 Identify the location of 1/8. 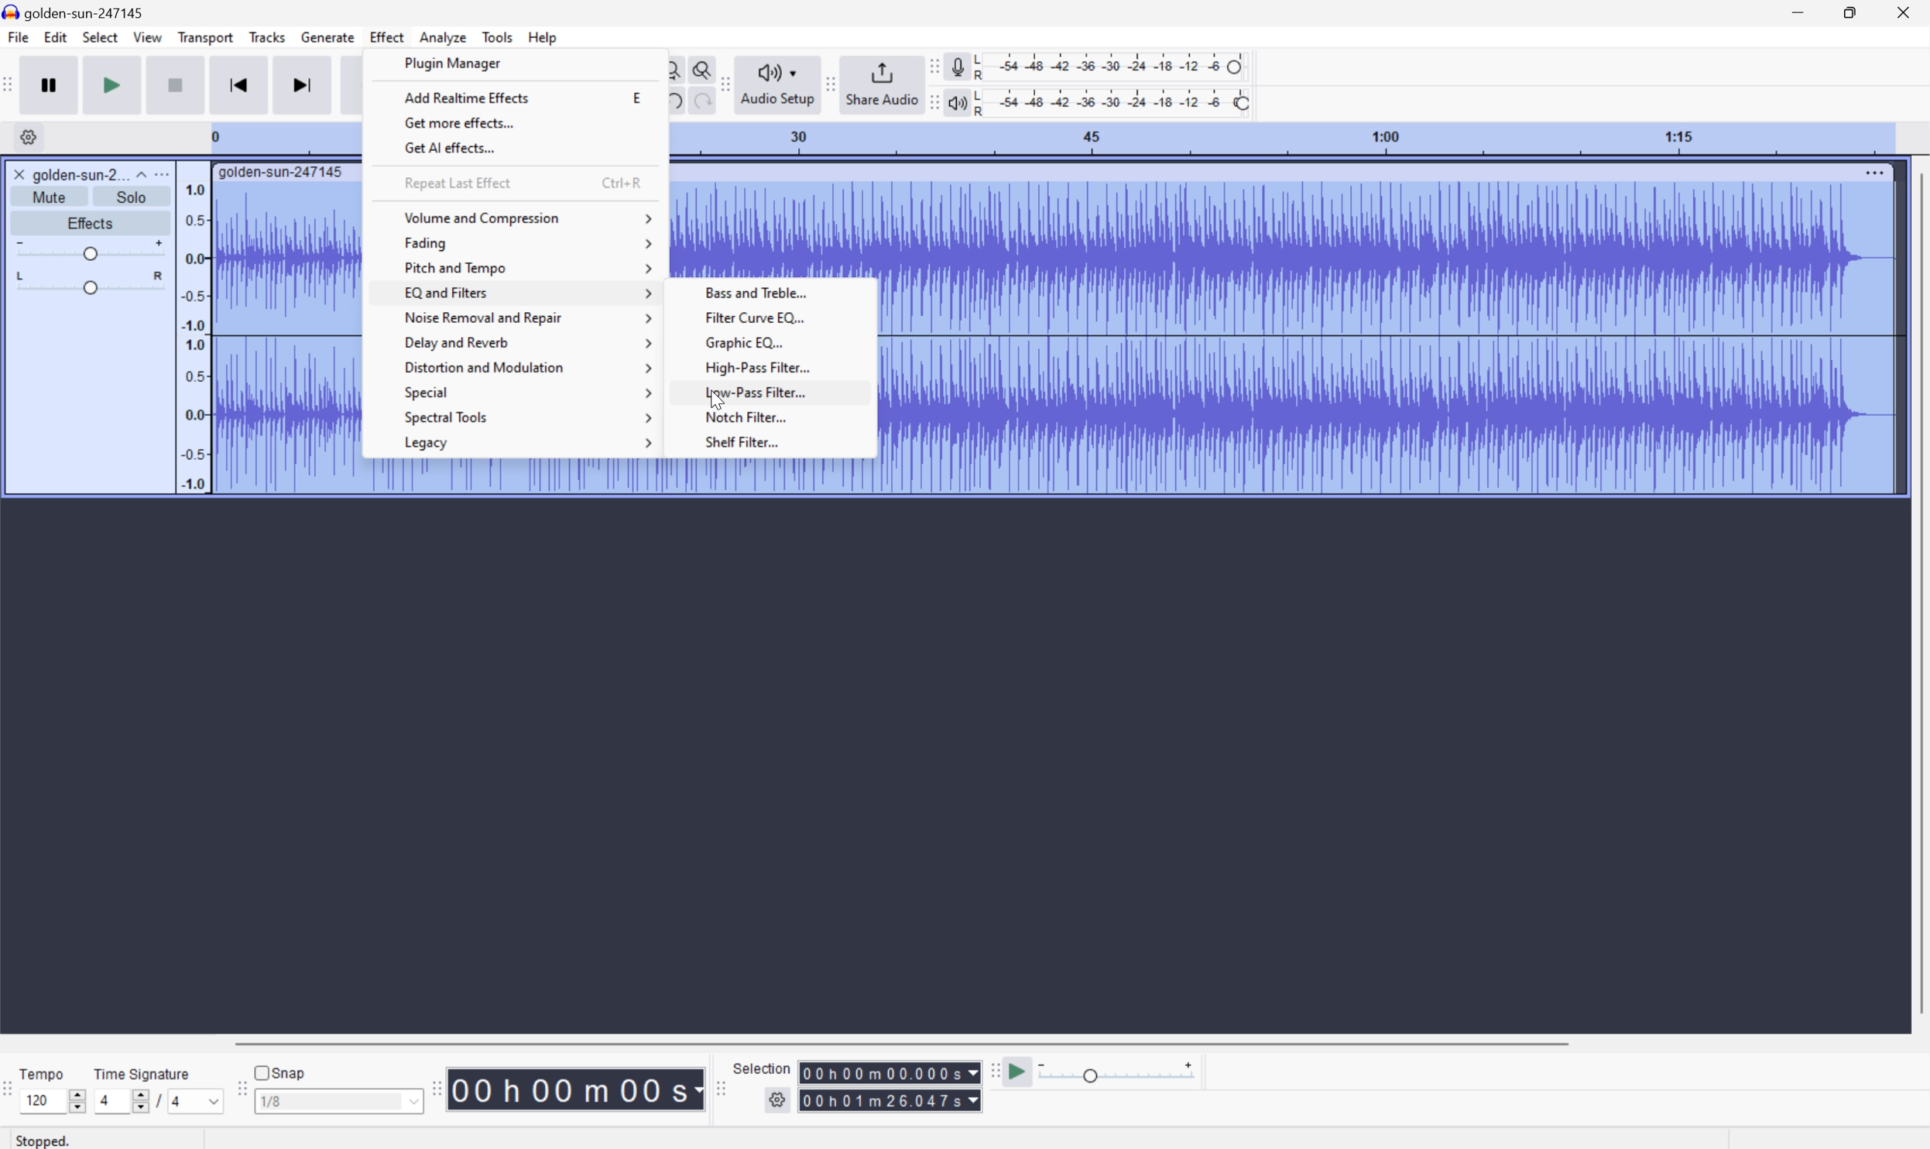
(338, 1099).